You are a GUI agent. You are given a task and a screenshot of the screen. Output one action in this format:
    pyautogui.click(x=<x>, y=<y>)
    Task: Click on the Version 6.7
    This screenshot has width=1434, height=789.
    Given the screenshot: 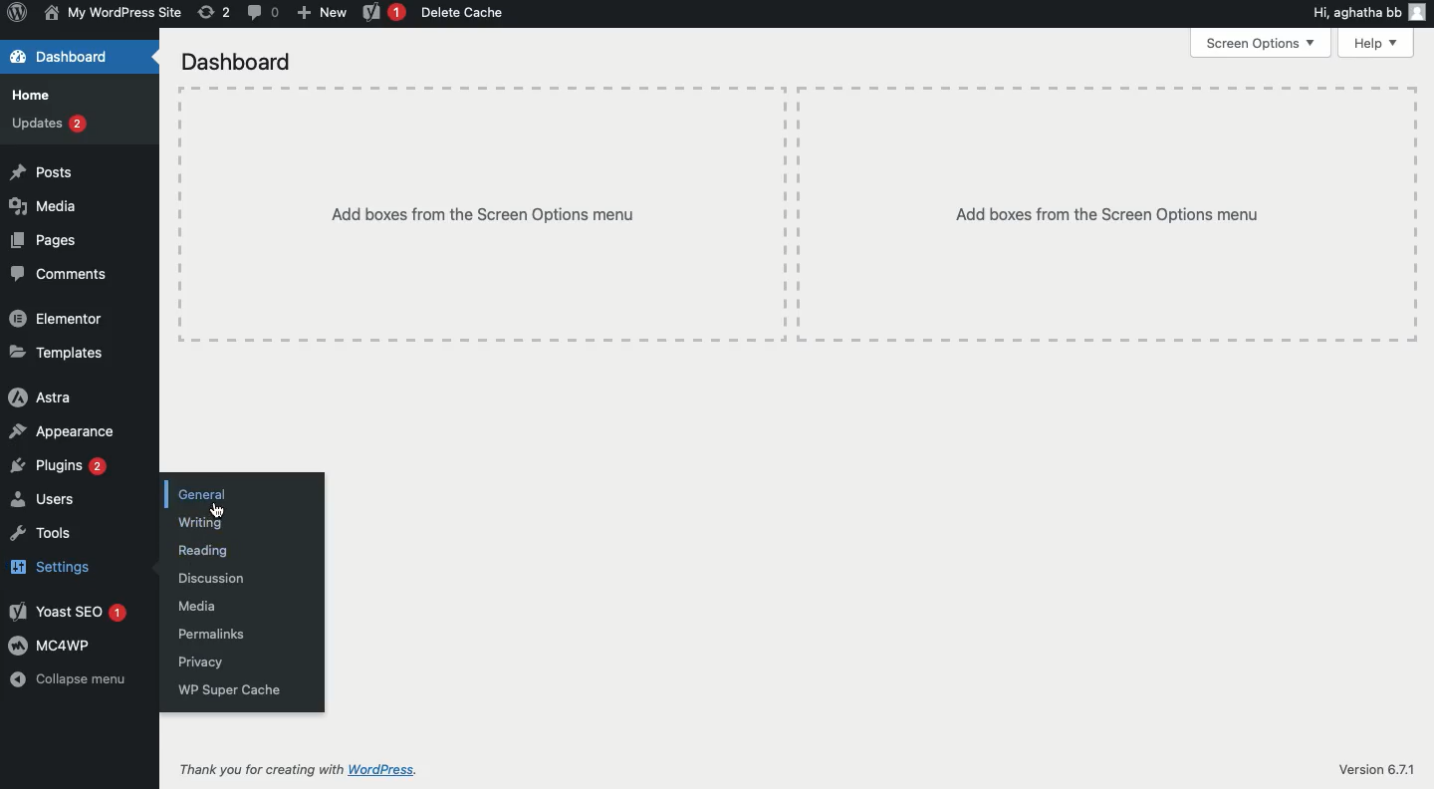 What is the action you would take?
    pyautogui.click(x=1371, y=767)
    